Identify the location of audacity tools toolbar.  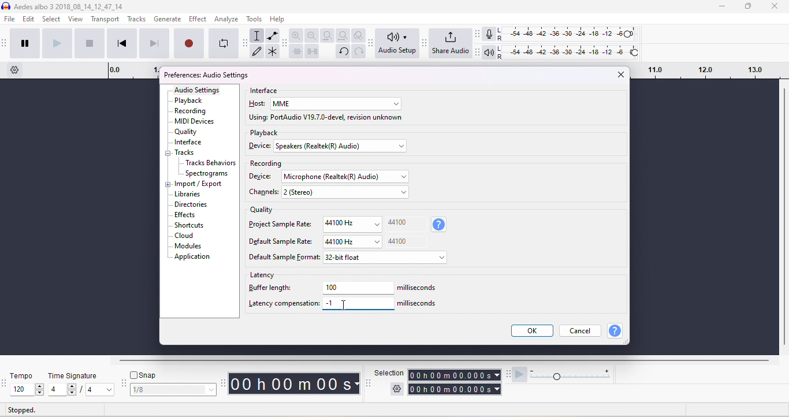
(247, 43).